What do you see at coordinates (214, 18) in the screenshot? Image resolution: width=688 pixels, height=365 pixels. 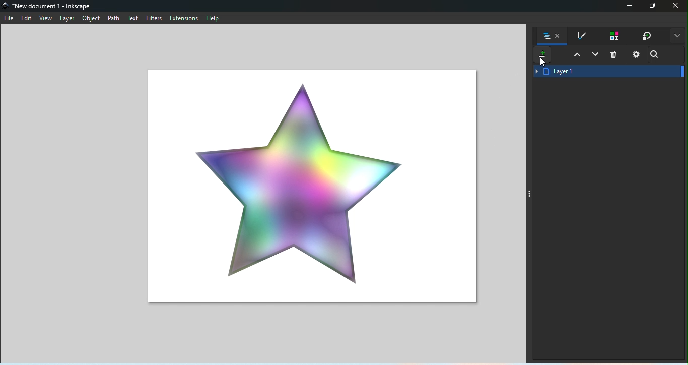 I see `Help` at bounding box center [214, 18].